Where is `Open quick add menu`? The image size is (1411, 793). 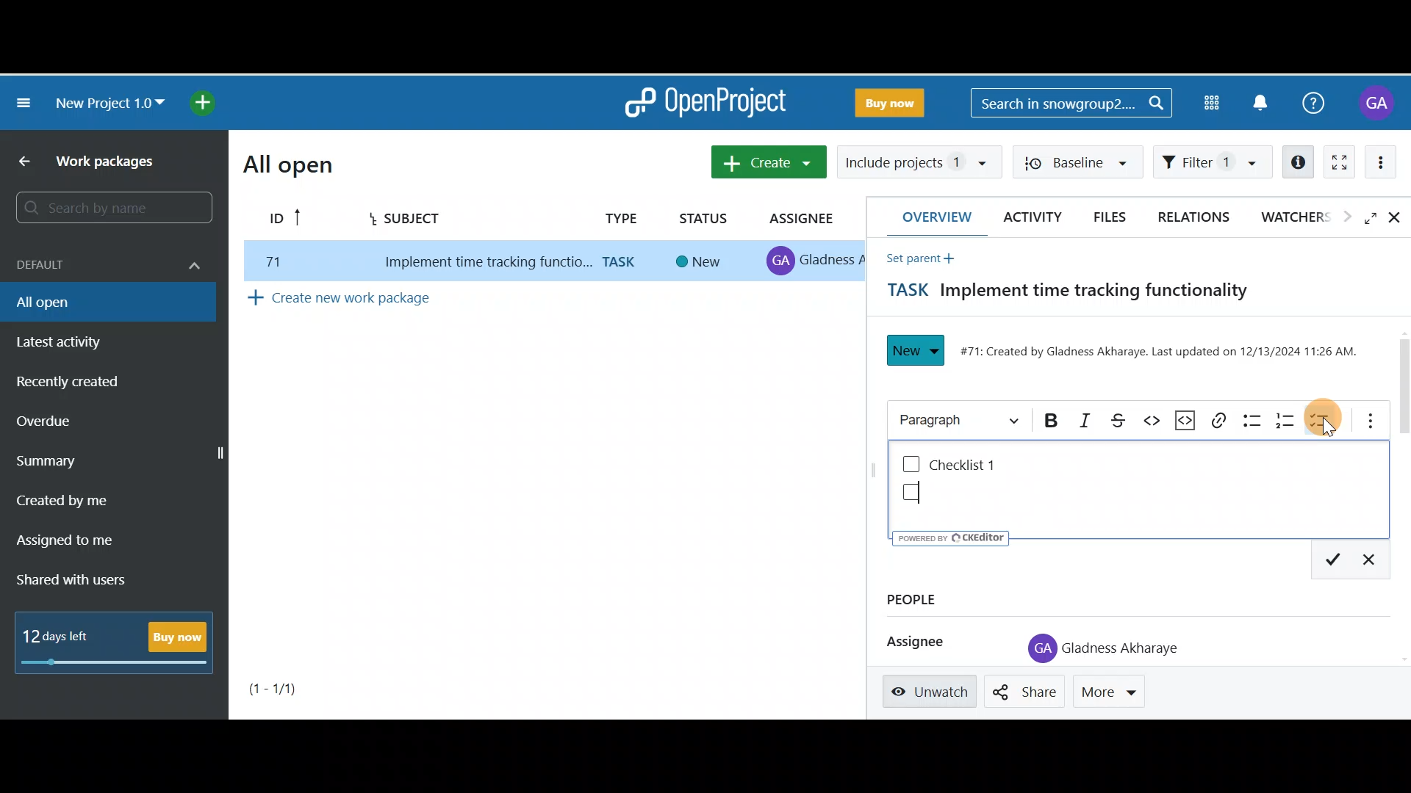 Open quick add menu is located at coordinates (202, 101).